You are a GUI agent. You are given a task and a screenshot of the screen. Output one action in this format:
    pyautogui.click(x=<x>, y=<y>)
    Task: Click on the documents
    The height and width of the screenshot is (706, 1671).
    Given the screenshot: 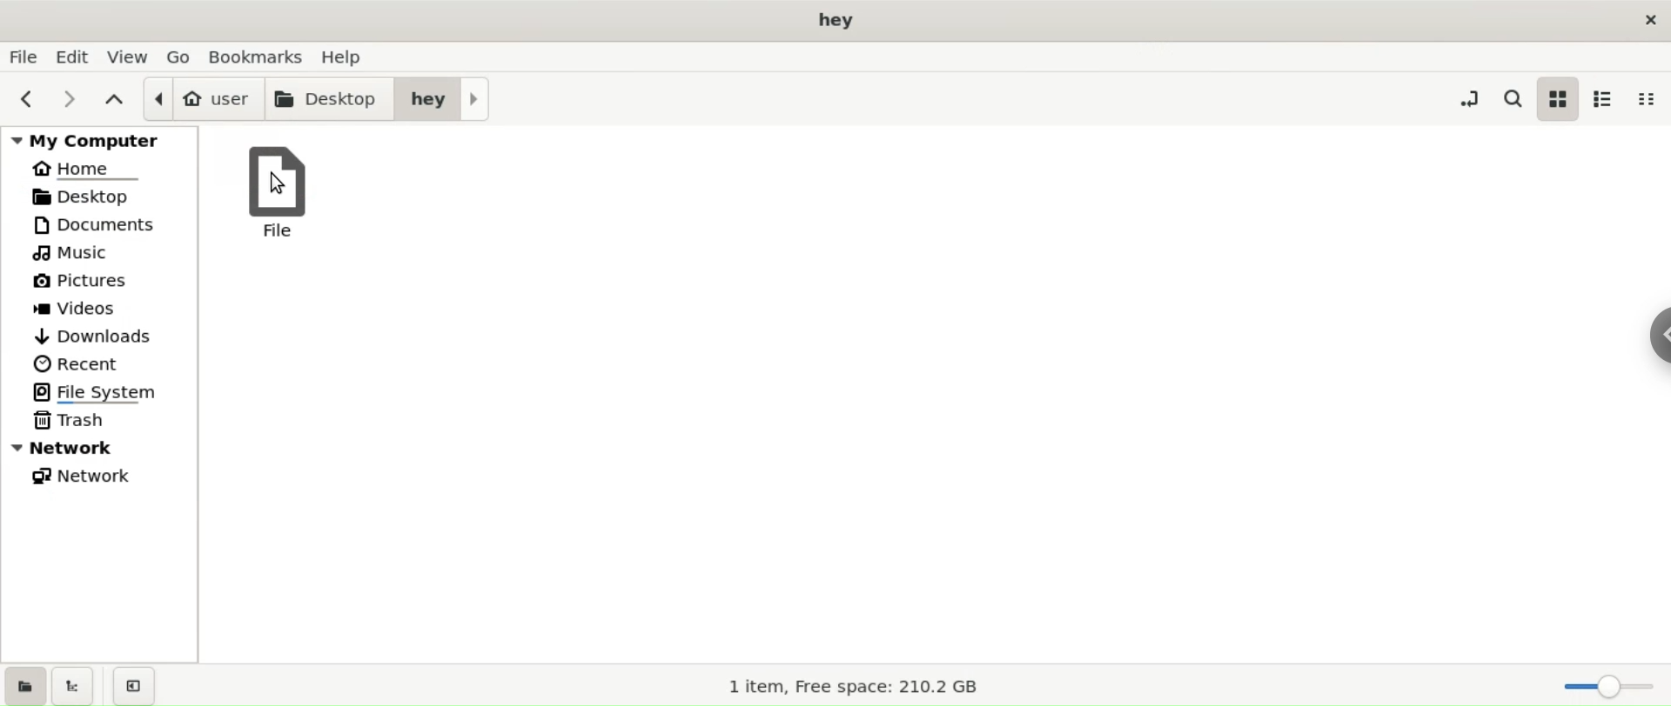 What is the action you would take?
    pyautogui.click(x=104, y=226)
    